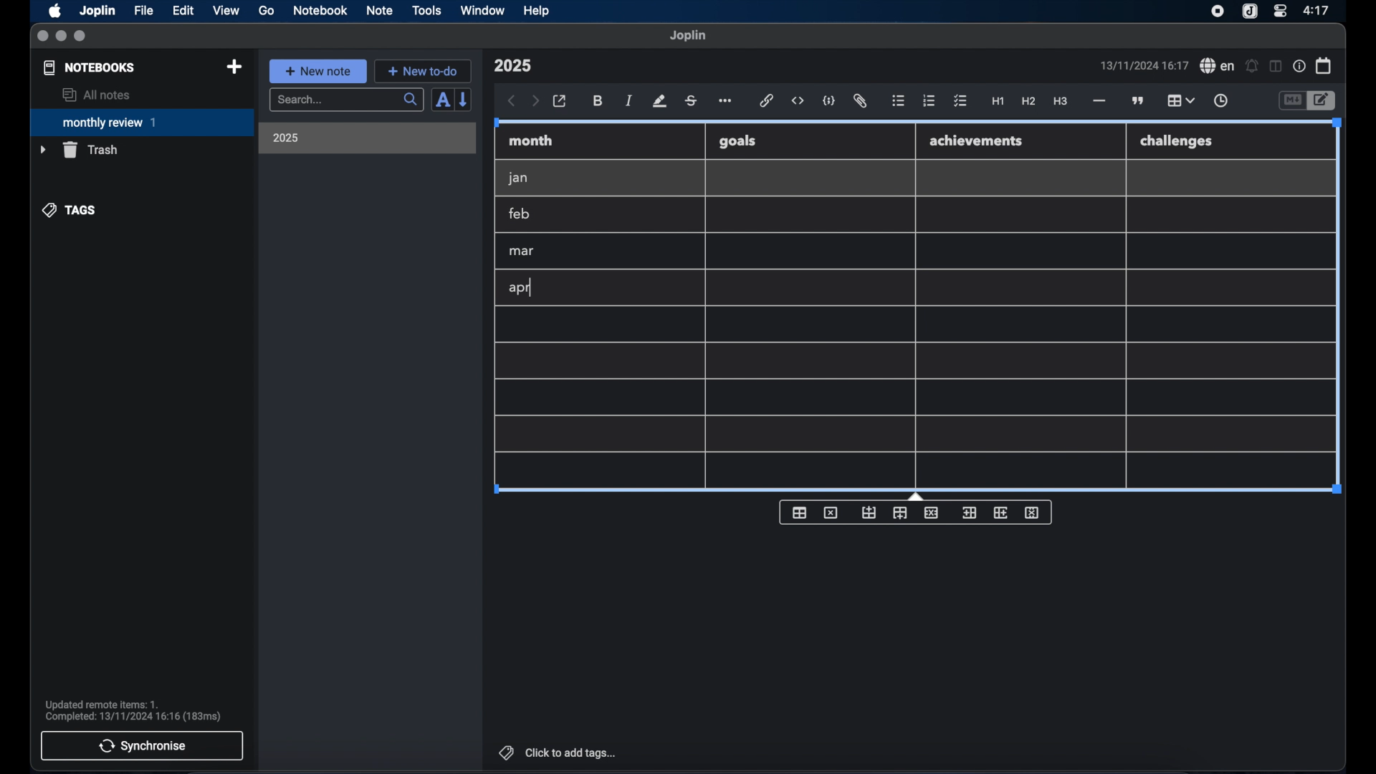 The image size is (1376, 774). Describe the element at coordinates (234, 67) in the screenshot. I see `new notebook` at that location.